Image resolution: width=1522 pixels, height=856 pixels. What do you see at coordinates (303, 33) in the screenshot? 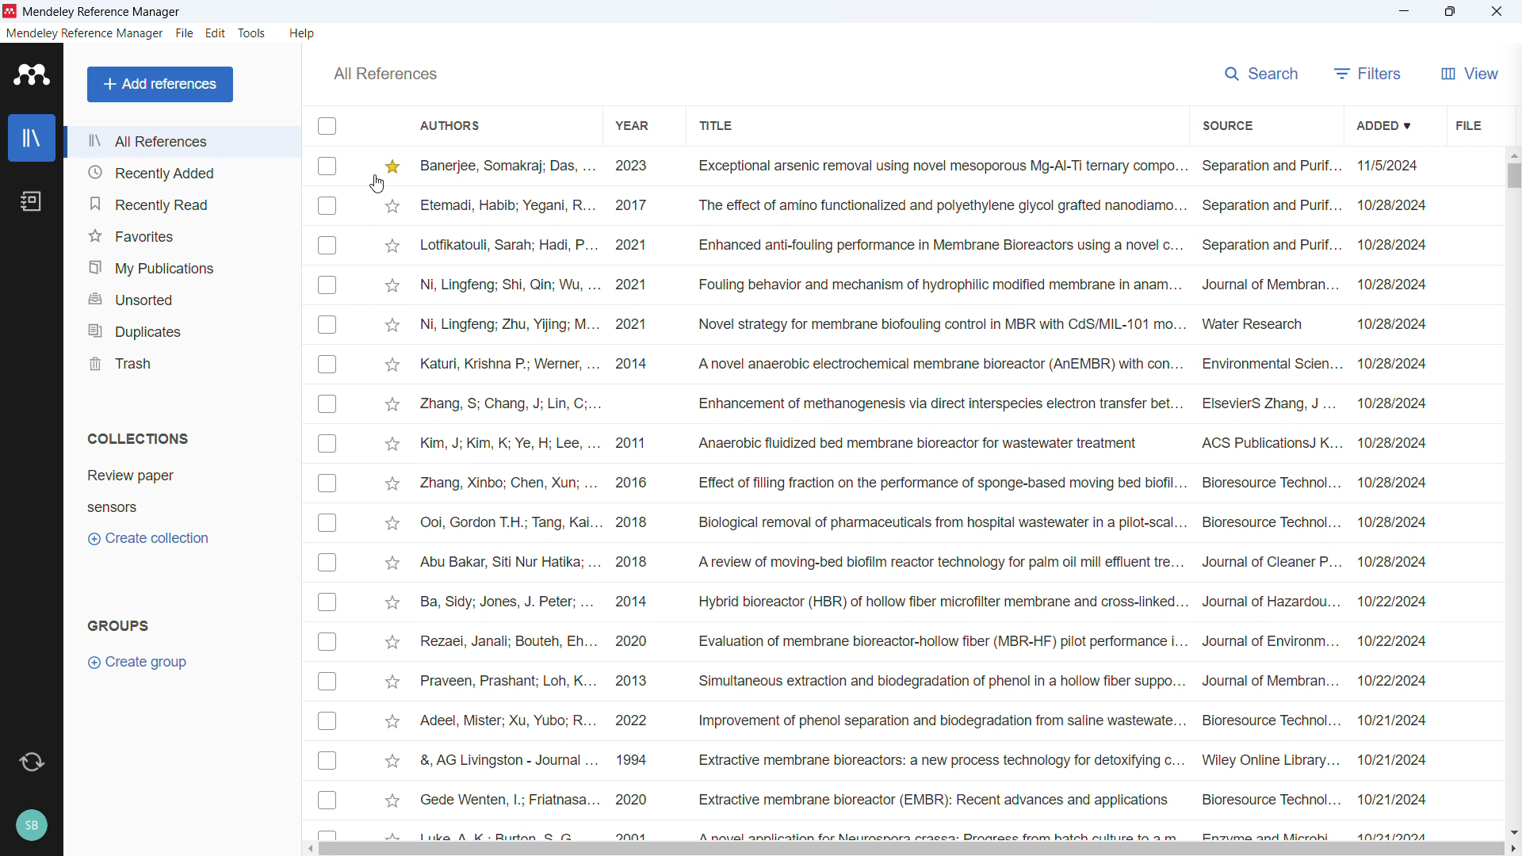
I see `help` at bounding box center [303, 33].